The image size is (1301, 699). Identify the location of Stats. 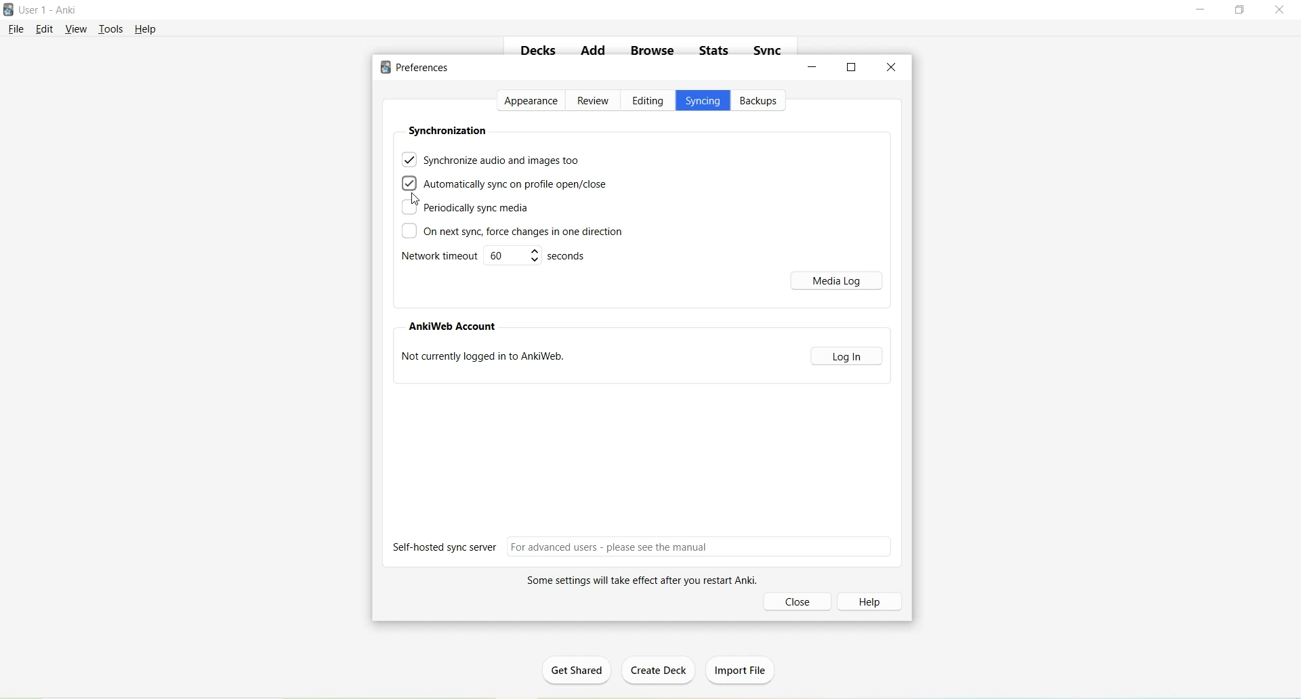
(718, 54).